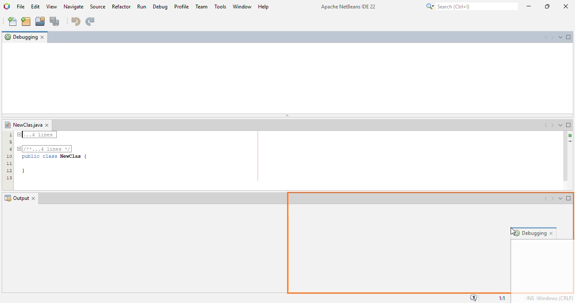 Image resolution: width=575 pixels, height=303 pixels. I want to click on Docking area, so click(429, 242).